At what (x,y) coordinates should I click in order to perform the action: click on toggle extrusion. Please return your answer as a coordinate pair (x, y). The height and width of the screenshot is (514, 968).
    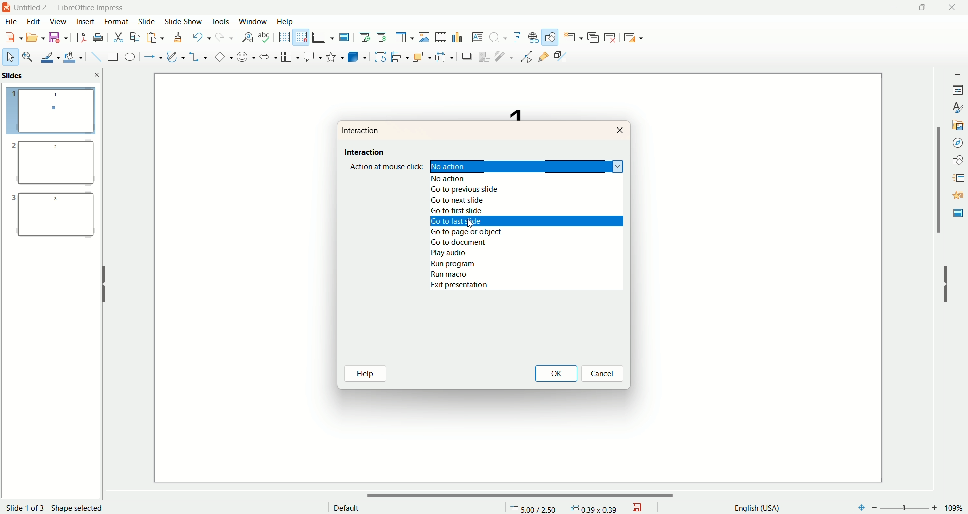
    Looking at the image, I should click on (563, 57).